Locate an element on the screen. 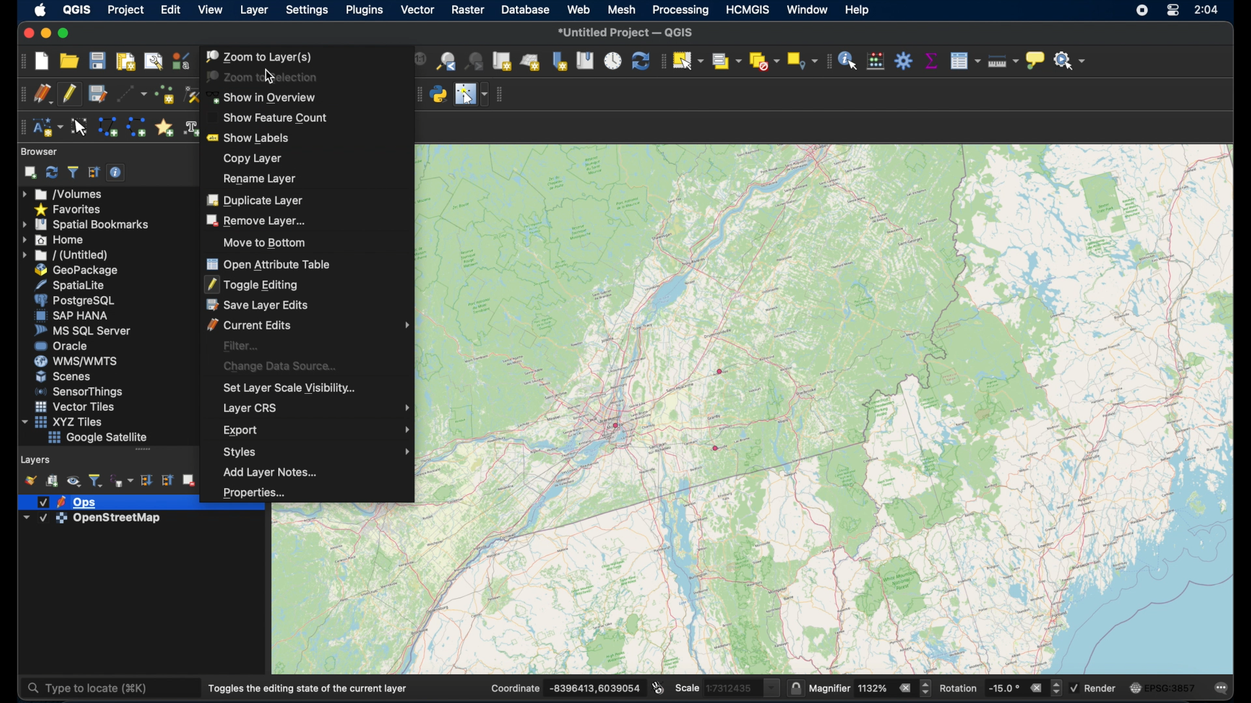  toggle editing is located at coordinates (68, 94).